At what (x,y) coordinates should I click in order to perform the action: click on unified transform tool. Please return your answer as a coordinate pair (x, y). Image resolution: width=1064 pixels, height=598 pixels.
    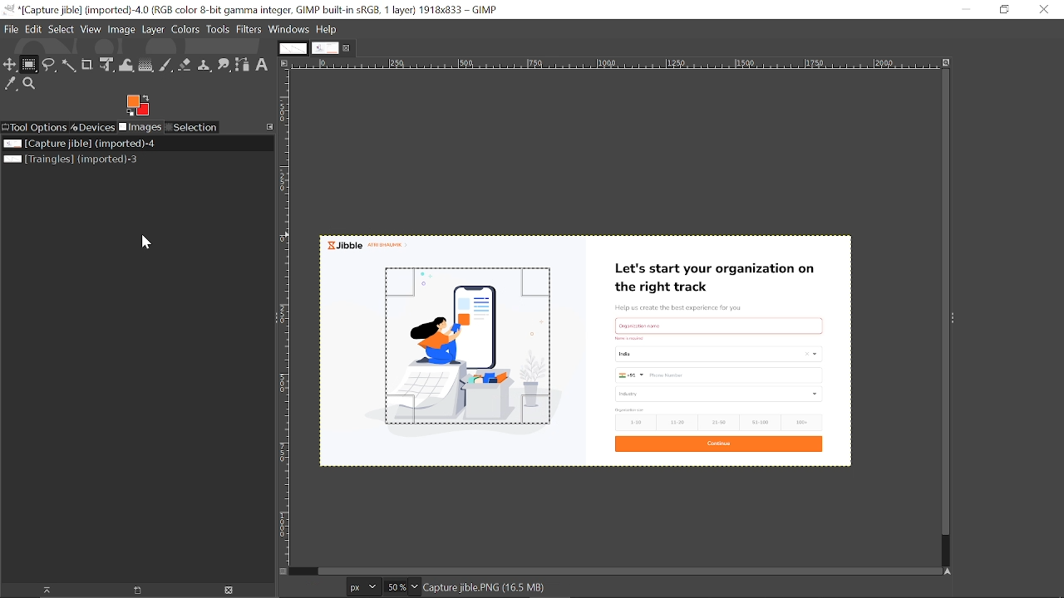
    Looking at the image, I should click on (105, 65).